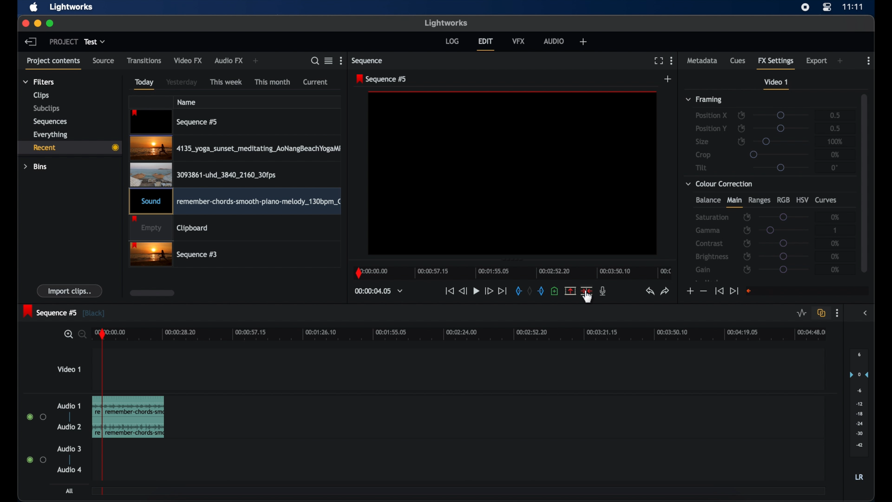 The width and height of the screenshot is (892, 502). What do you see at coordinates (72, 7) in the screenshot?
I see `lightworks` at bounding box center [72, 7].